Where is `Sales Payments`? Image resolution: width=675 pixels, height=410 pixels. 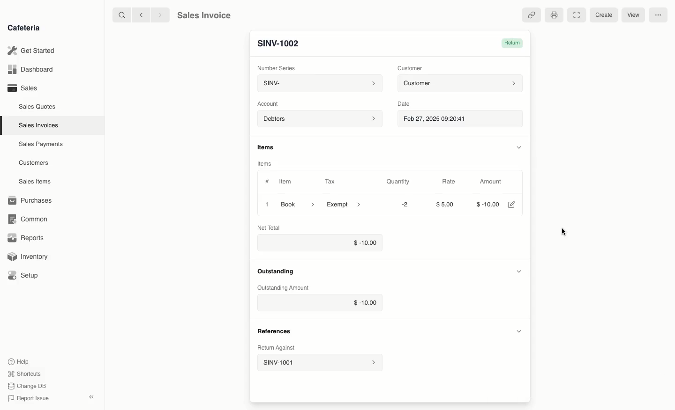 Sales Payments is located at coordinates (41, 145).